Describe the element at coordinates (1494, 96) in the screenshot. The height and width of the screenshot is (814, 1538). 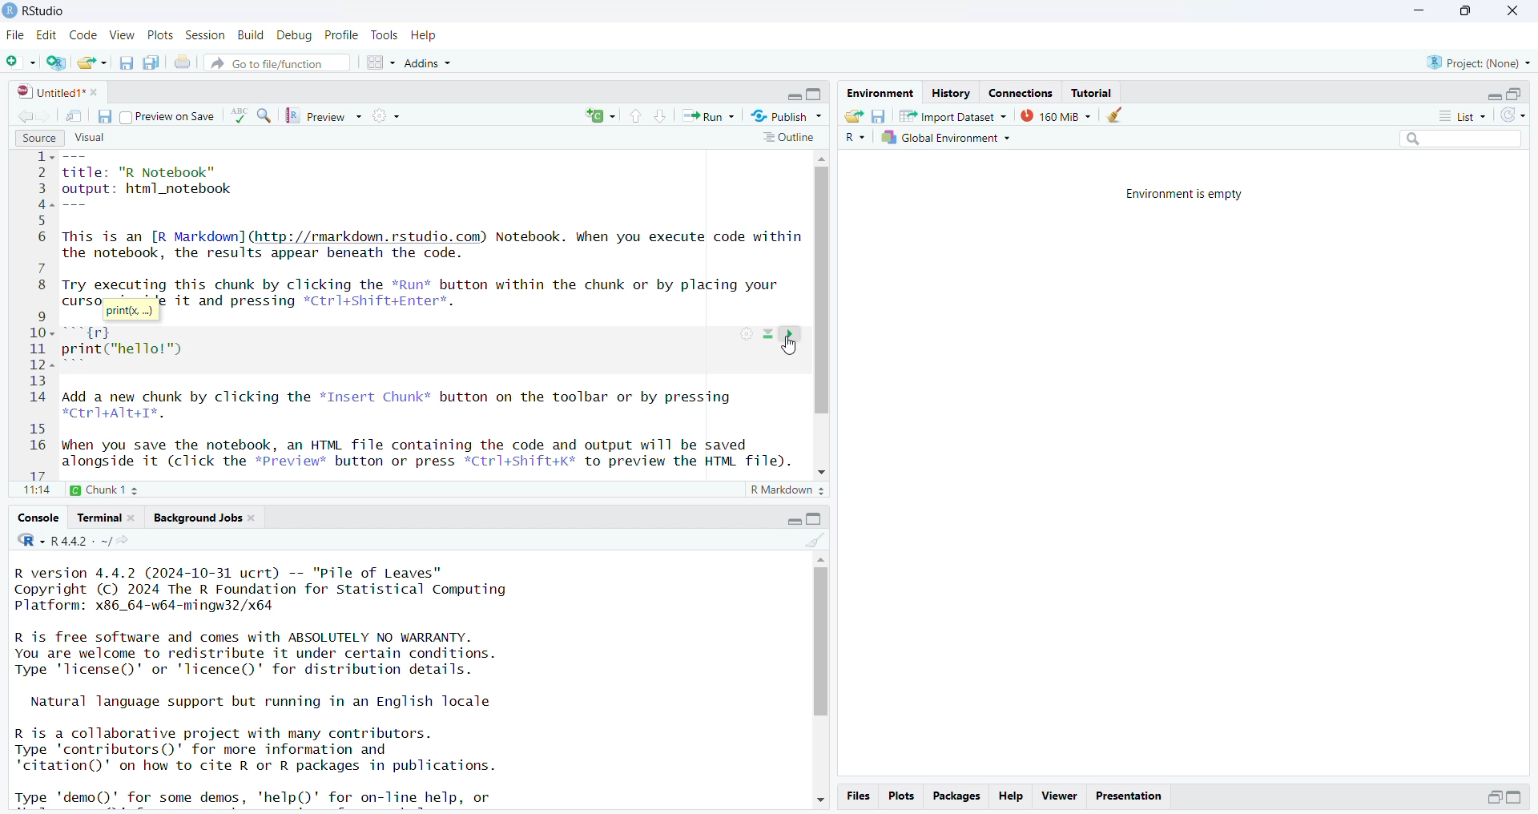
I see `expand` at that location.